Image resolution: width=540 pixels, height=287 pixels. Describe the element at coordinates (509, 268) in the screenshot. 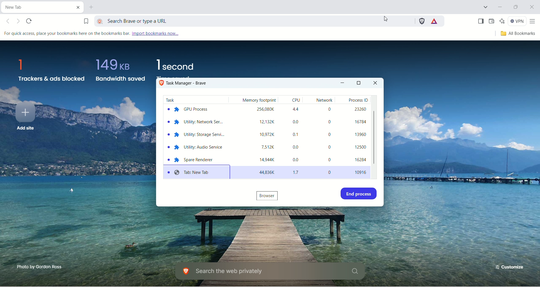

I see `Customize` at that location.